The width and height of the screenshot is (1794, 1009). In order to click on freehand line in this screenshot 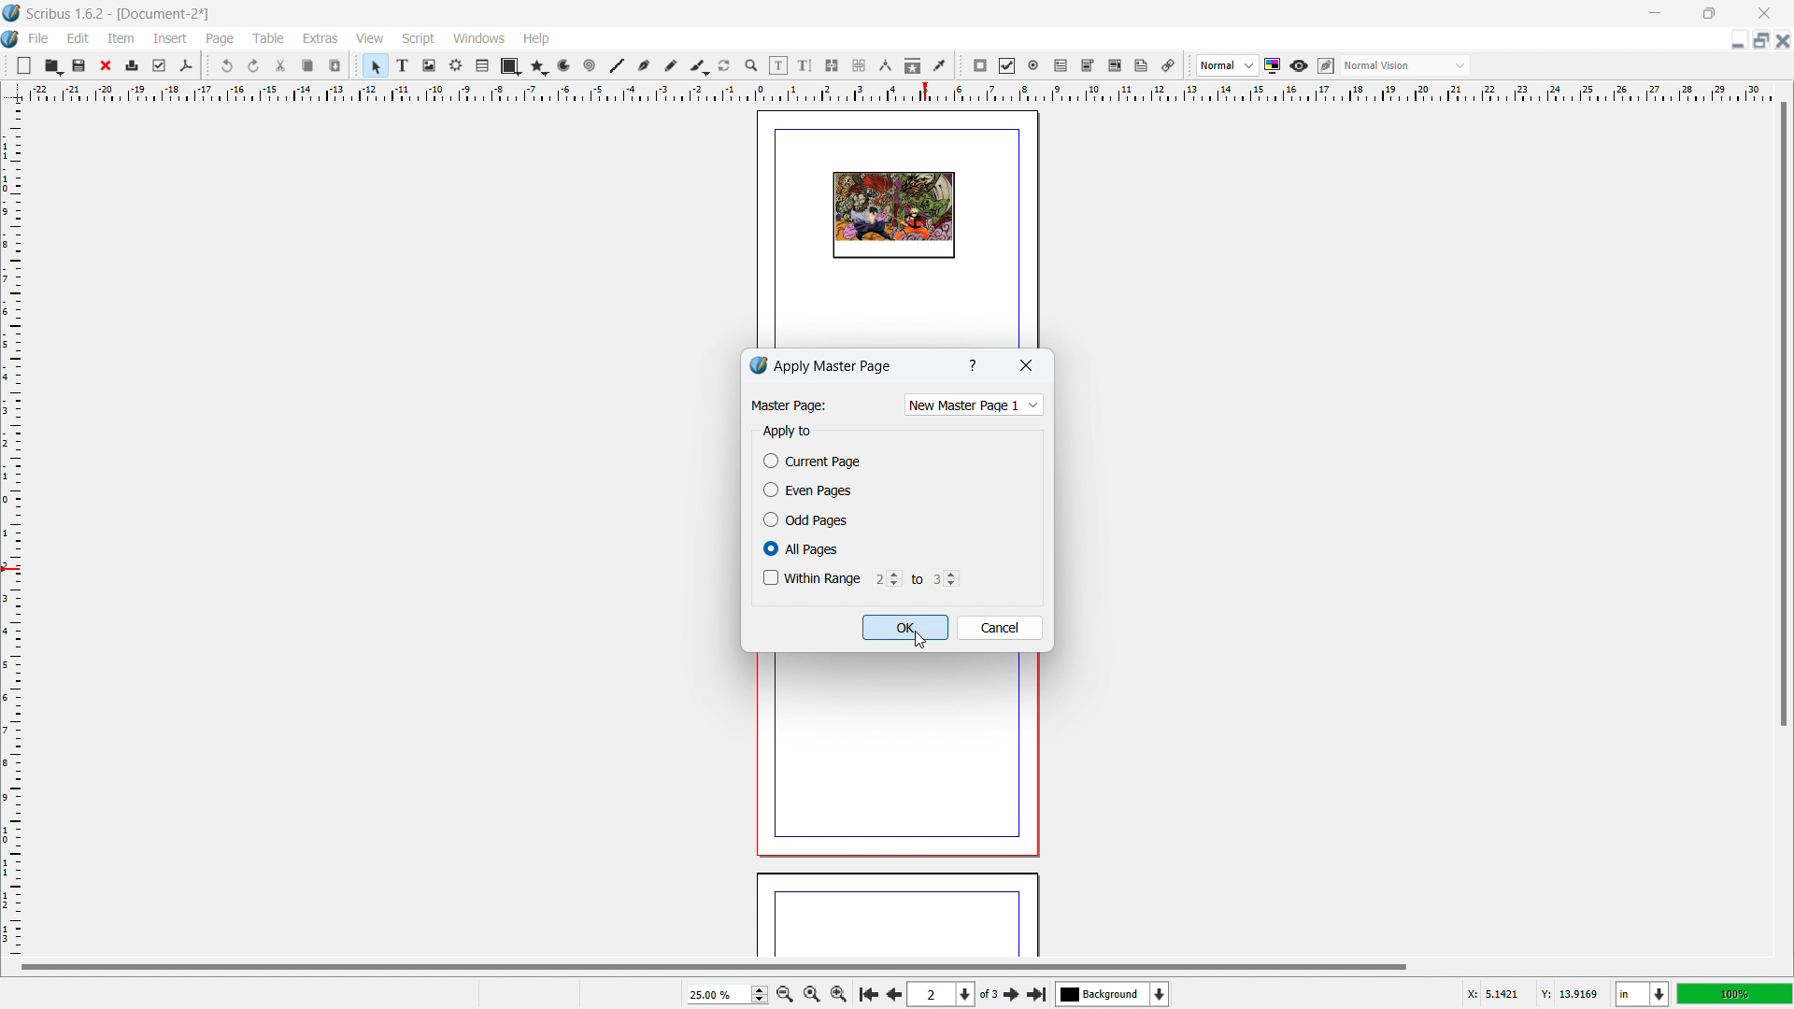, I will do `click(672, 66)`.